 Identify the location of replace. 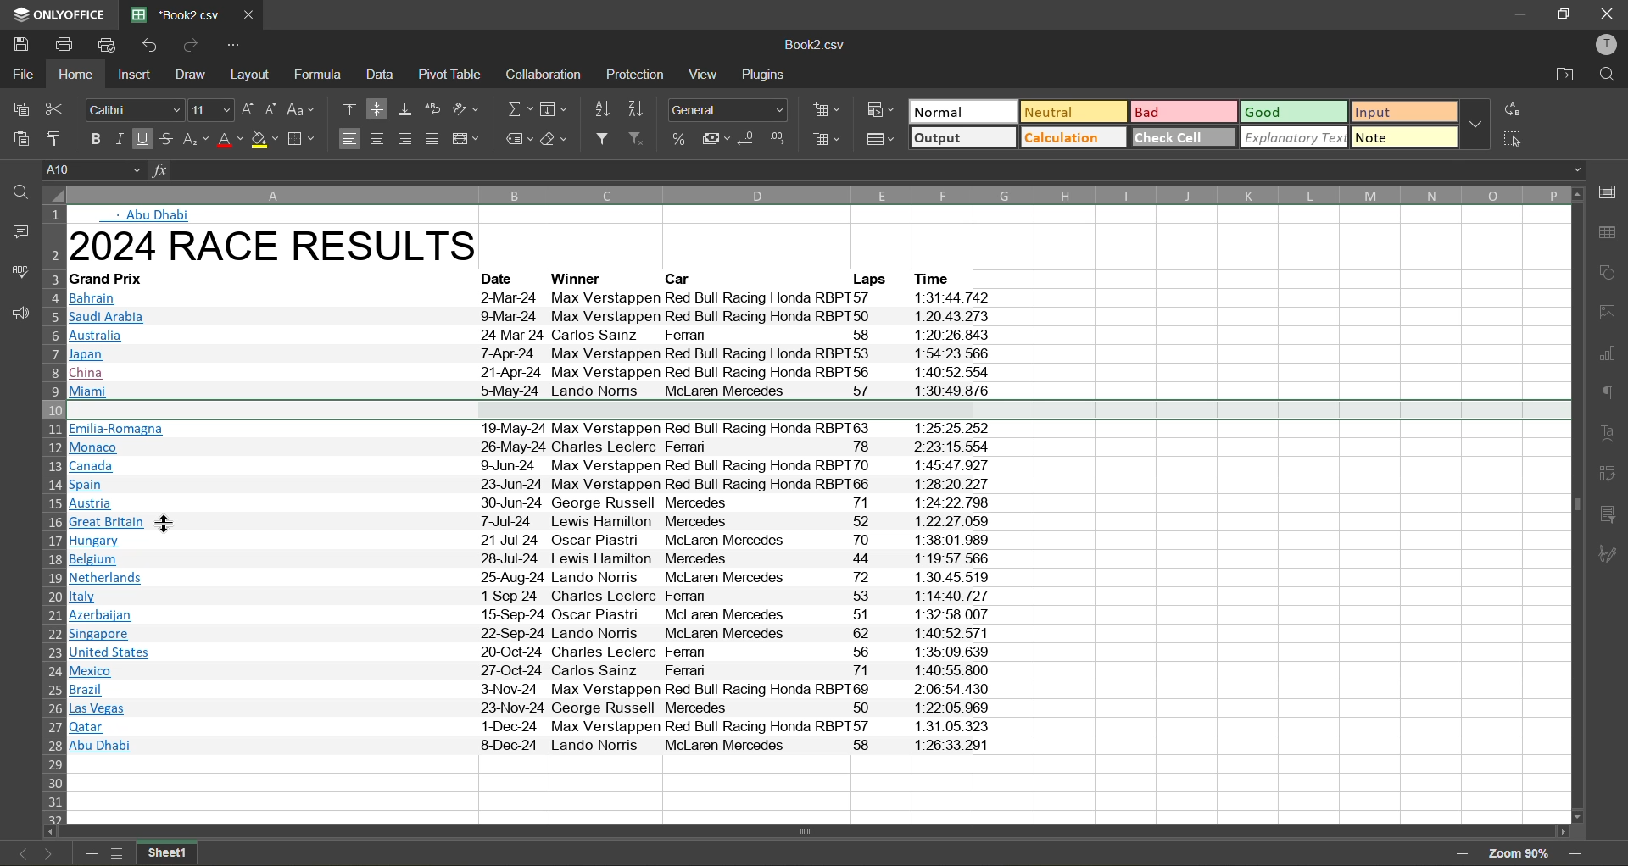
(1515, 108).